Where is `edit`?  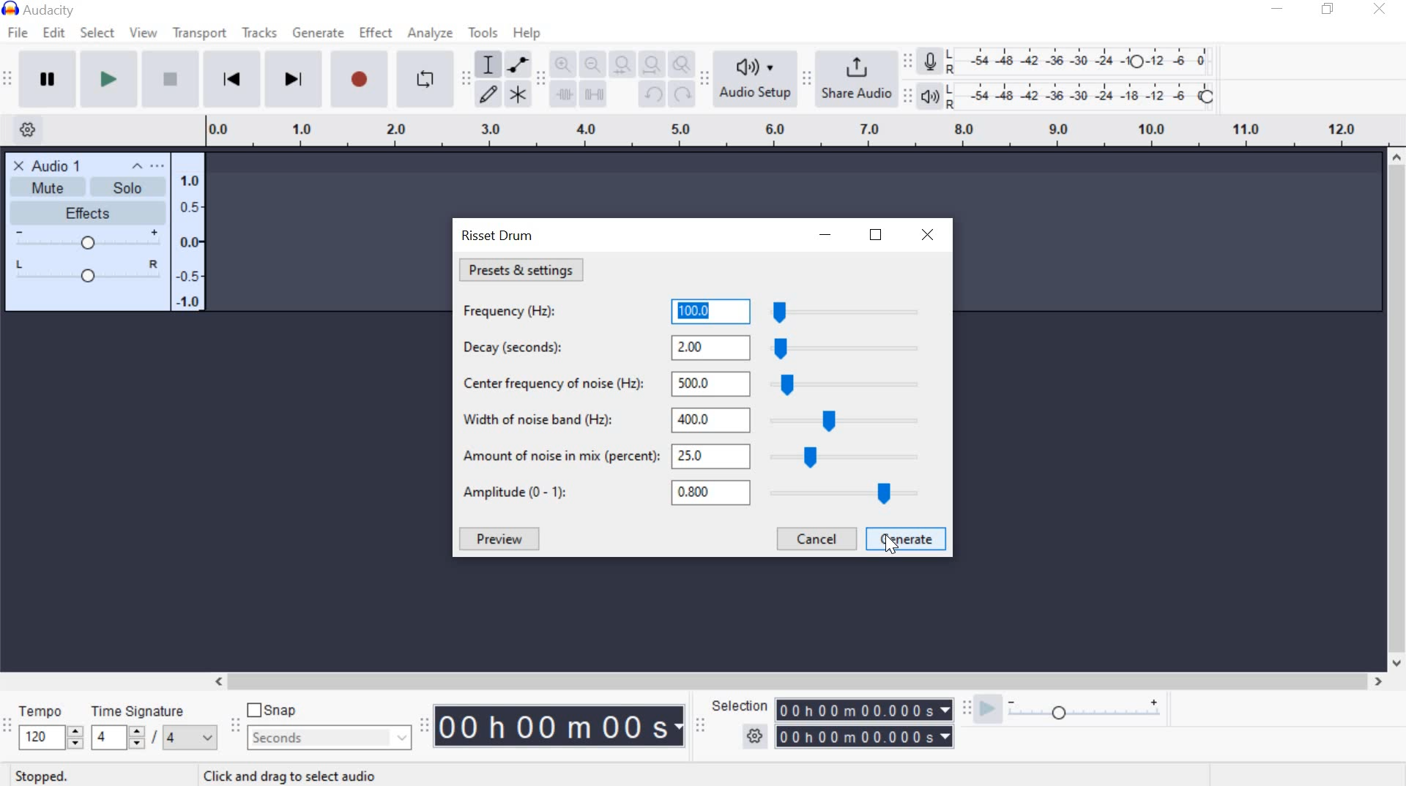 edit is located at coordinates (56, 32).